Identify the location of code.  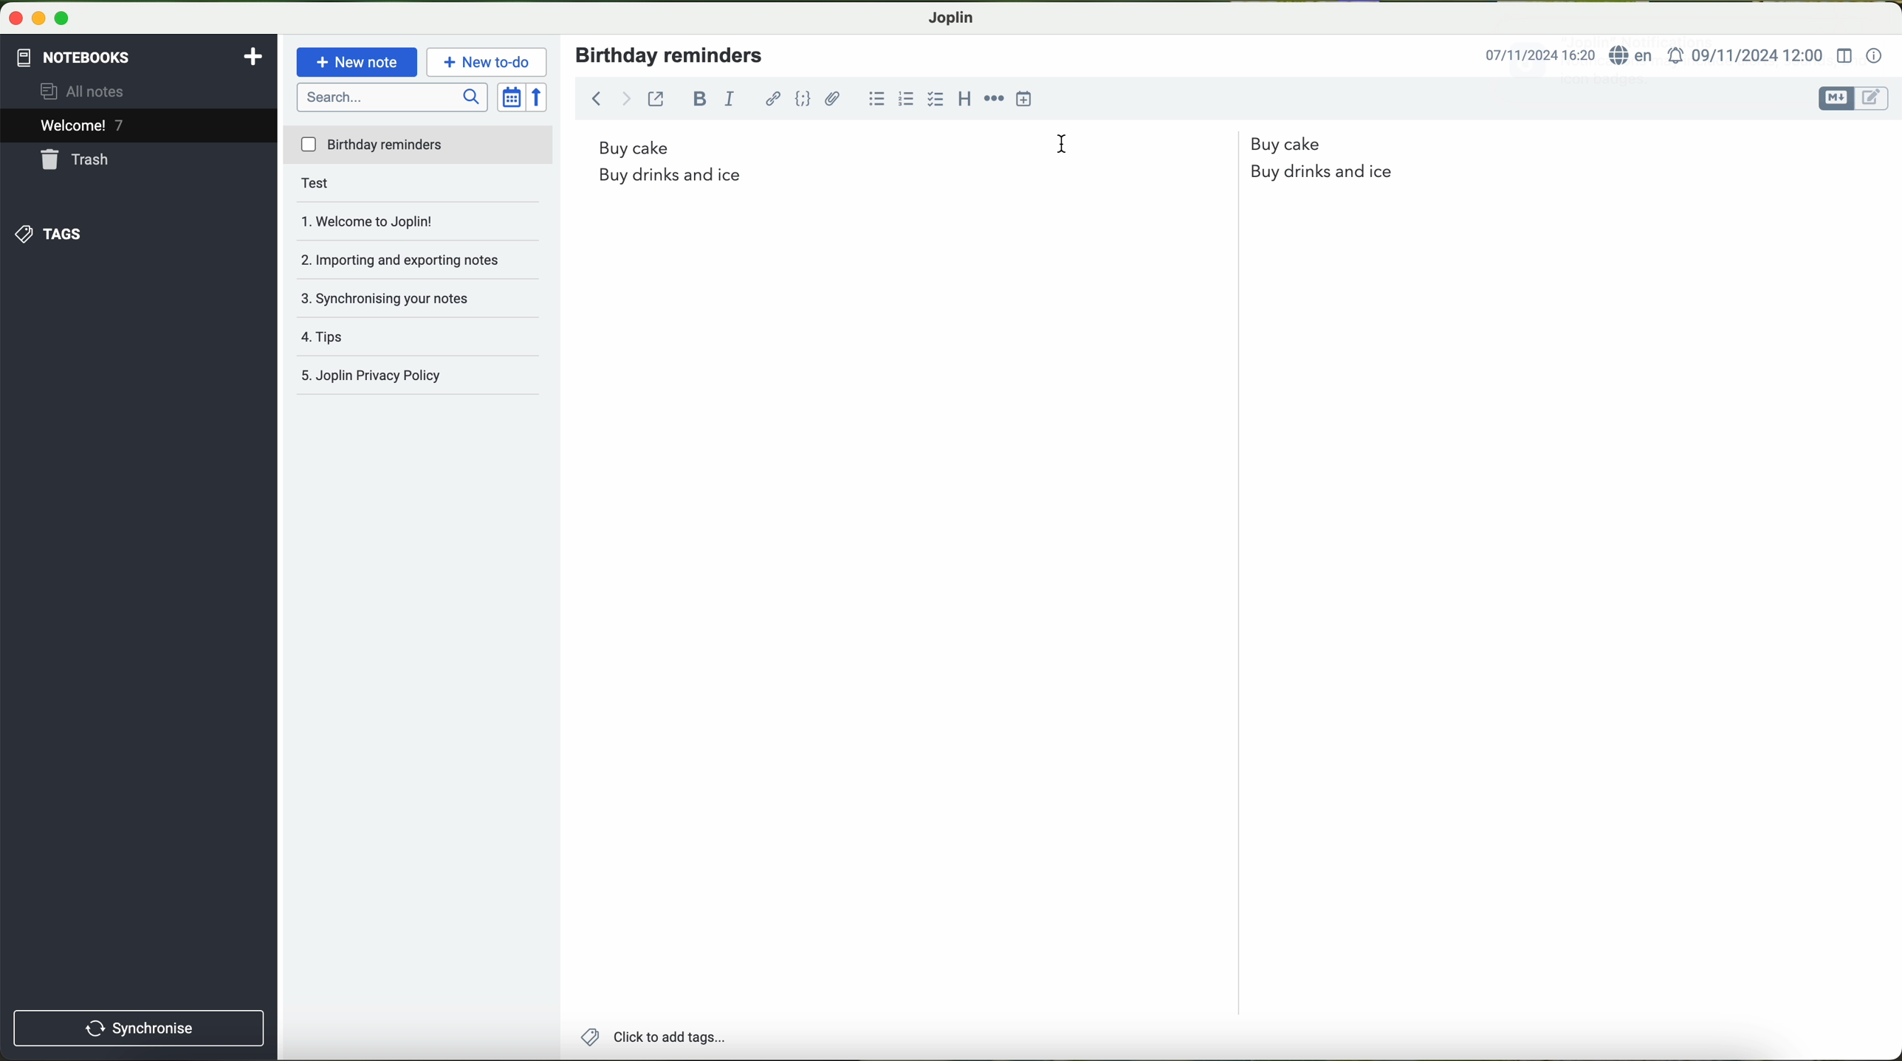
(803, 98).